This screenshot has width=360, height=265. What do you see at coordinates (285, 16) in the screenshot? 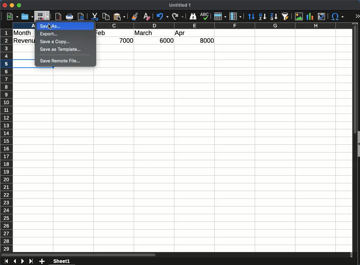
I see `autofilter` at bounding box center [285, 16].